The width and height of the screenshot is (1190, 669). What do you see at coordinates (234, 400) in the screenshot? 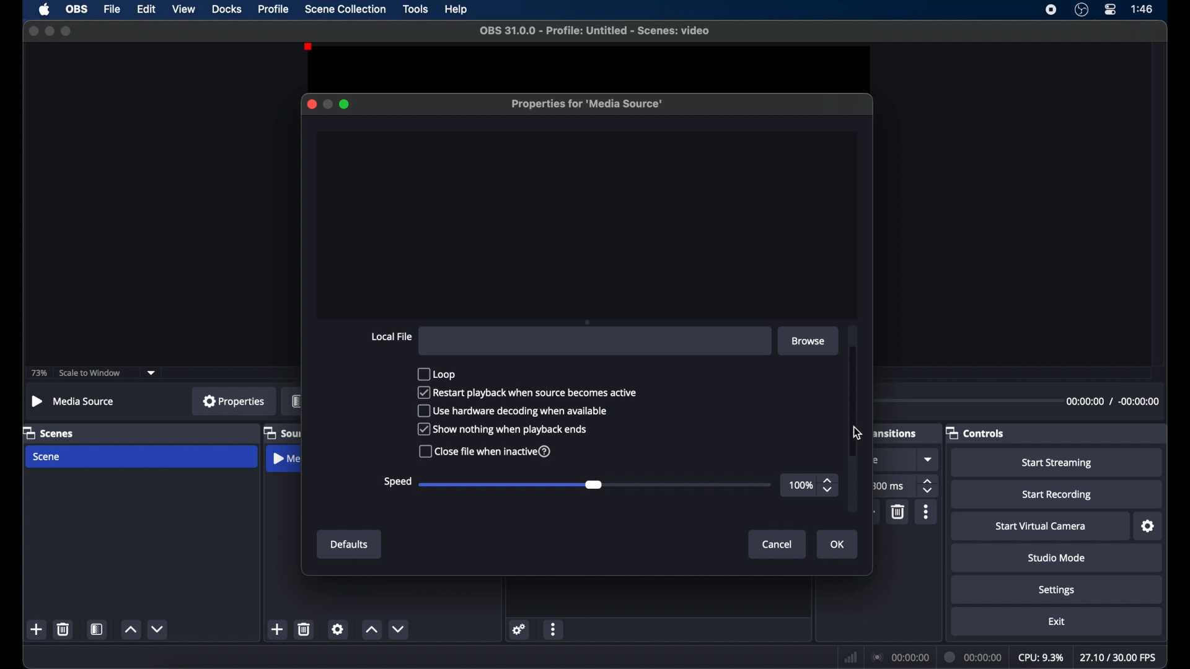
I see `properties` at bounding box center [234, 400].